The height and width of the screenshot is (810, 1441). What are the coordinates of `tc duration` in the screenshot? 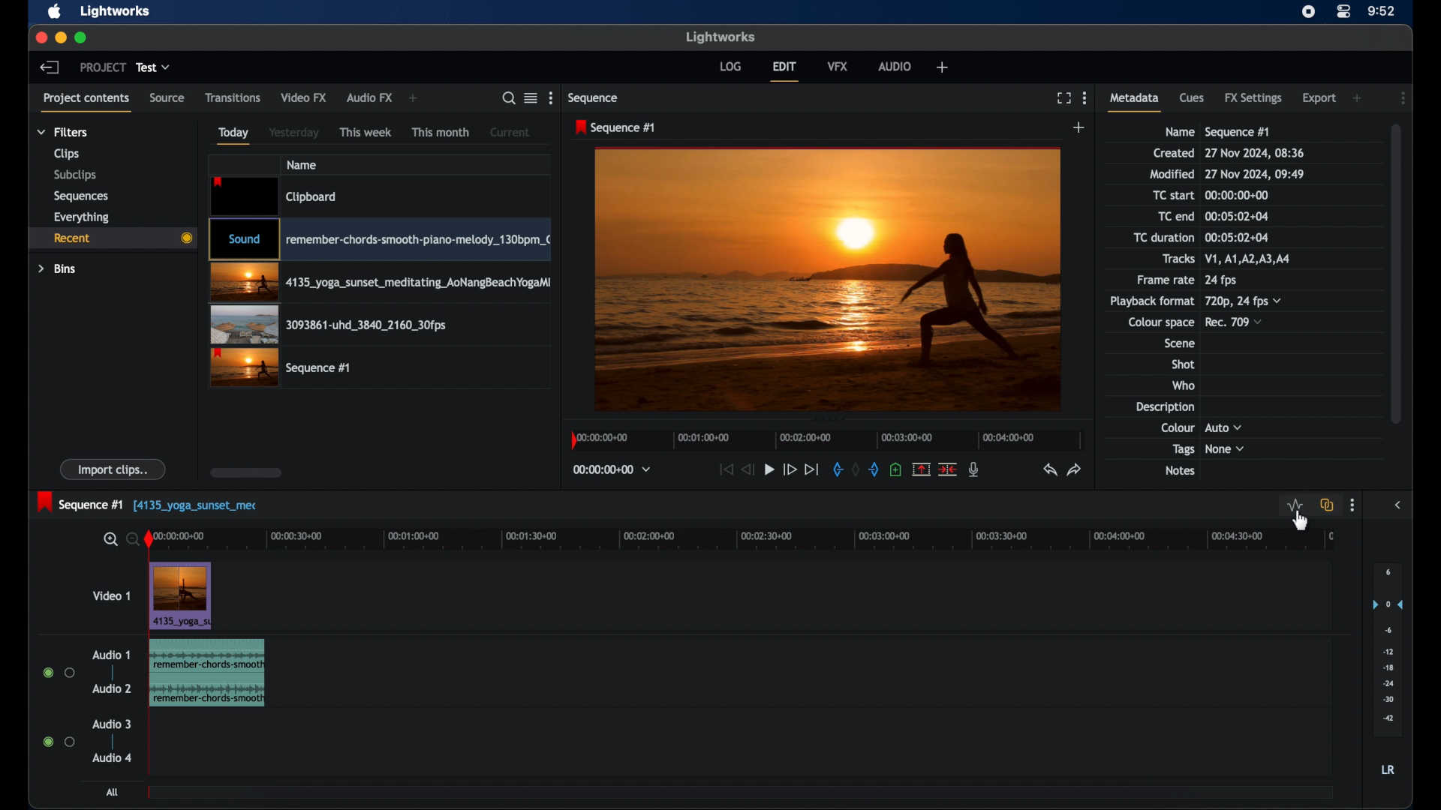 It's located at (1163, 237).